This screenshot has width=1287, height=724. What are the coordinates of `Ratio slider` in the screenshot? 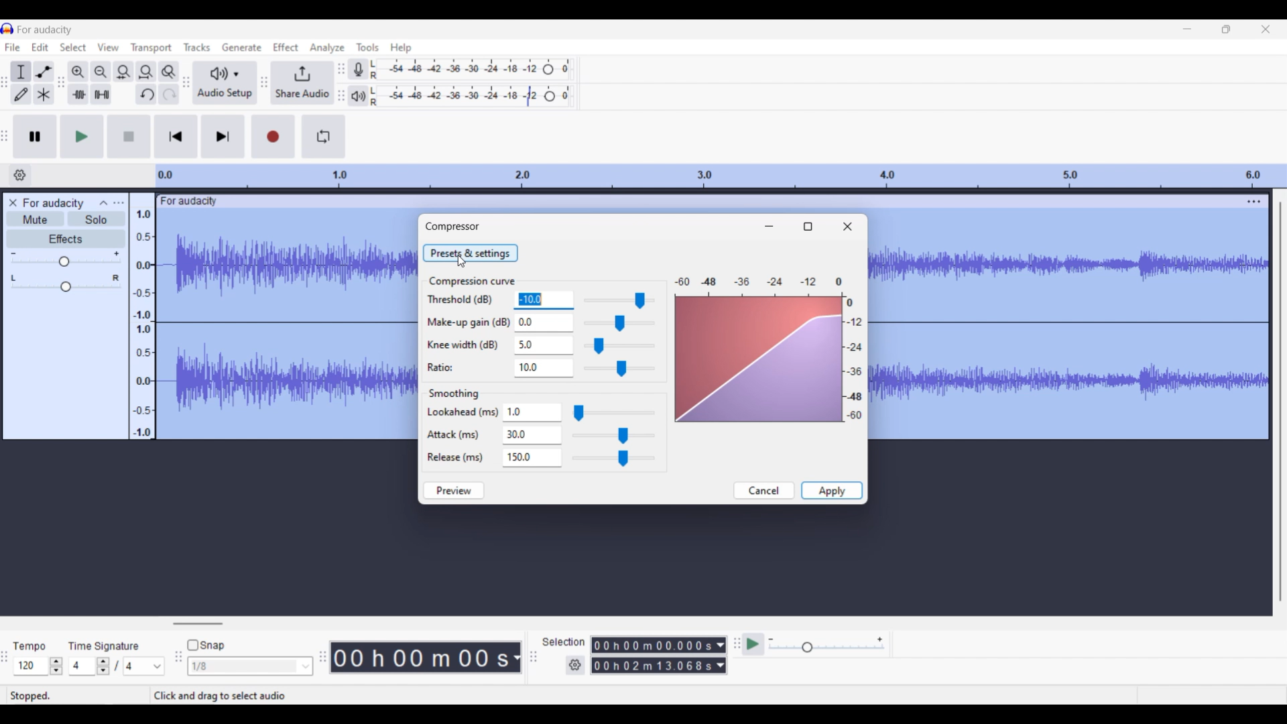 It's located at (619, 369).